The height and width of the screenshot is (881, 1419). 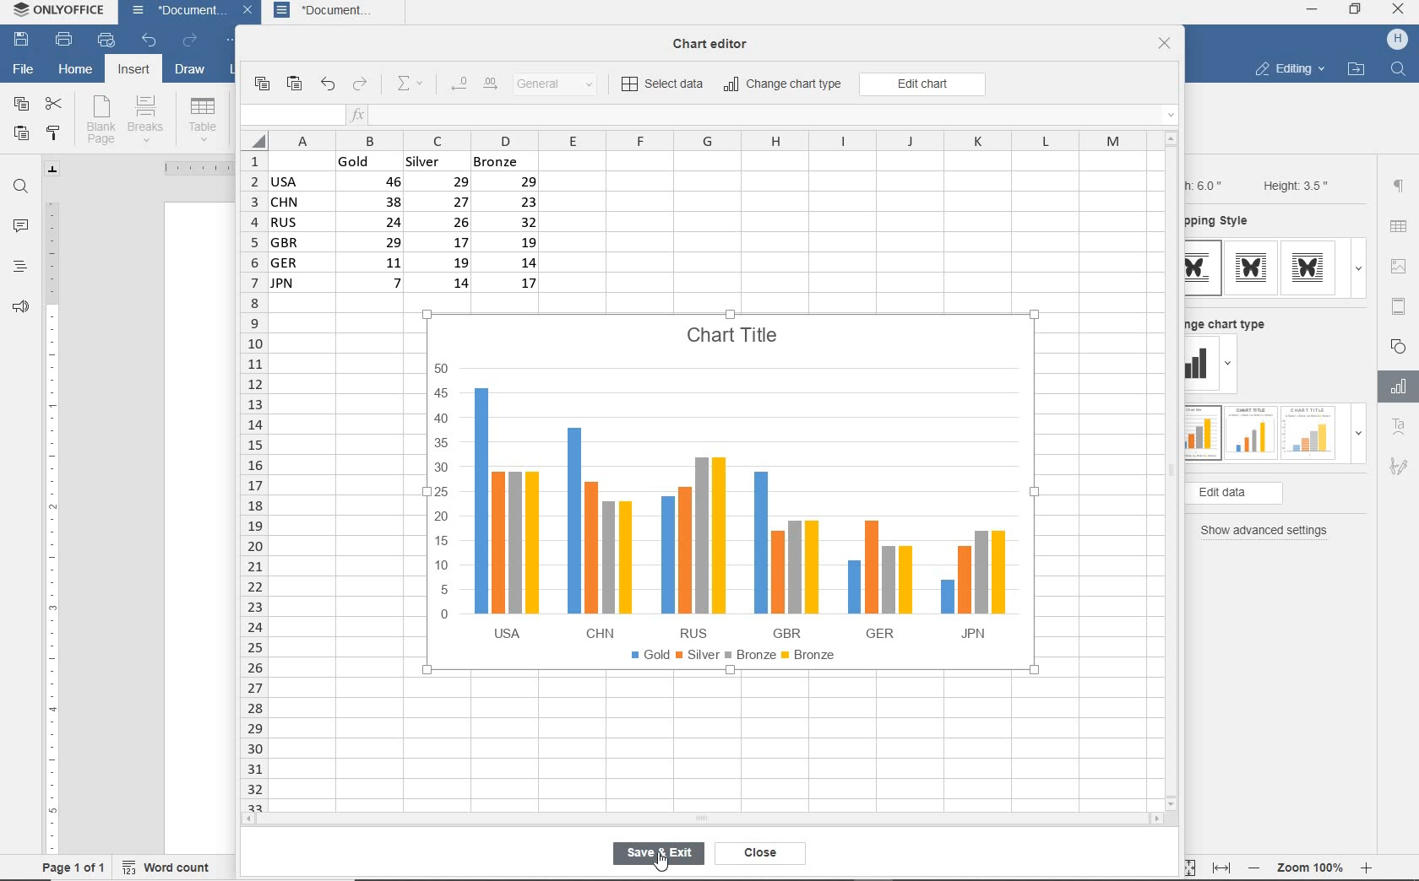 I want to click on select data, so click(x=664, y=85).